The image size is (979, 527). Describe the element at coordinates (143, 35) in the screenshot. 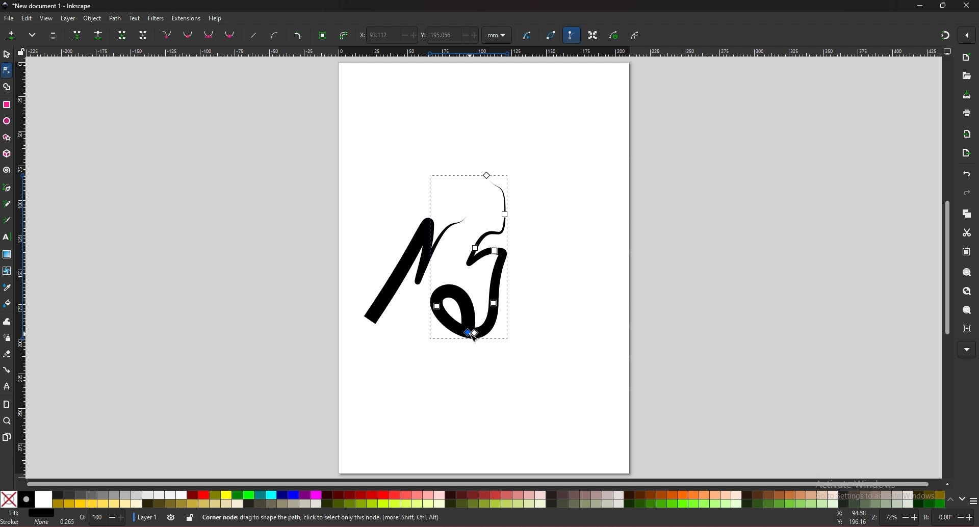

I see `delete segment` at that location.